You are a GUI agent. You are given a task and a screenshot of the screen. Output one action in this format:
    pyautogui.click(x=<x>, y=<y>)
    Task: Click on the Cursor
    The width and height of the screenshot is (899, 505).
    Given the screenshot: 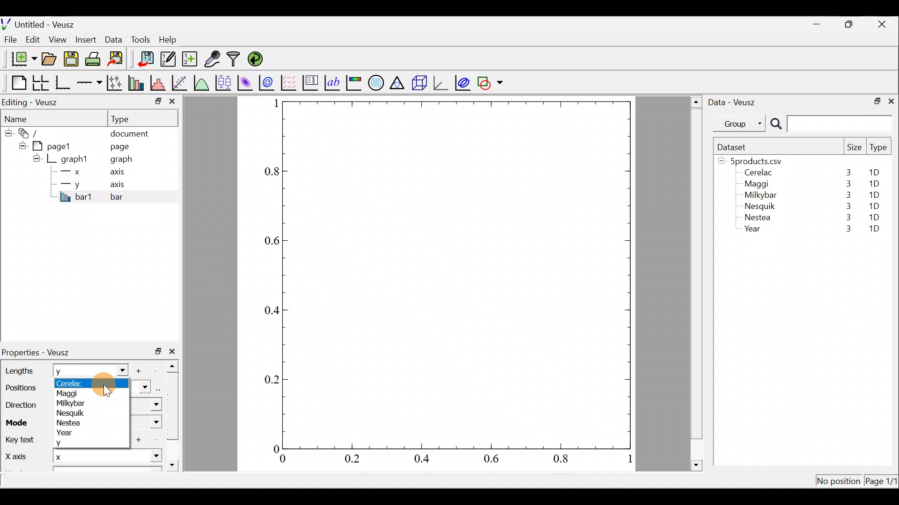 What is the action you would take?
    pyautogui.click(x=115, y=384)
    